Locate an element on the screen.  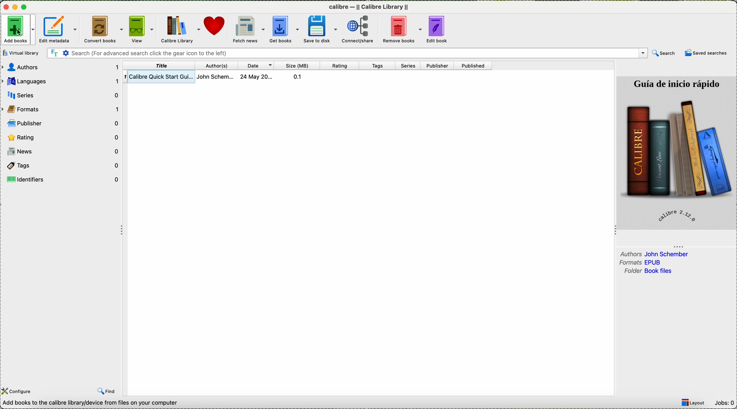
edit metadata is located at coordinates (60, 29).